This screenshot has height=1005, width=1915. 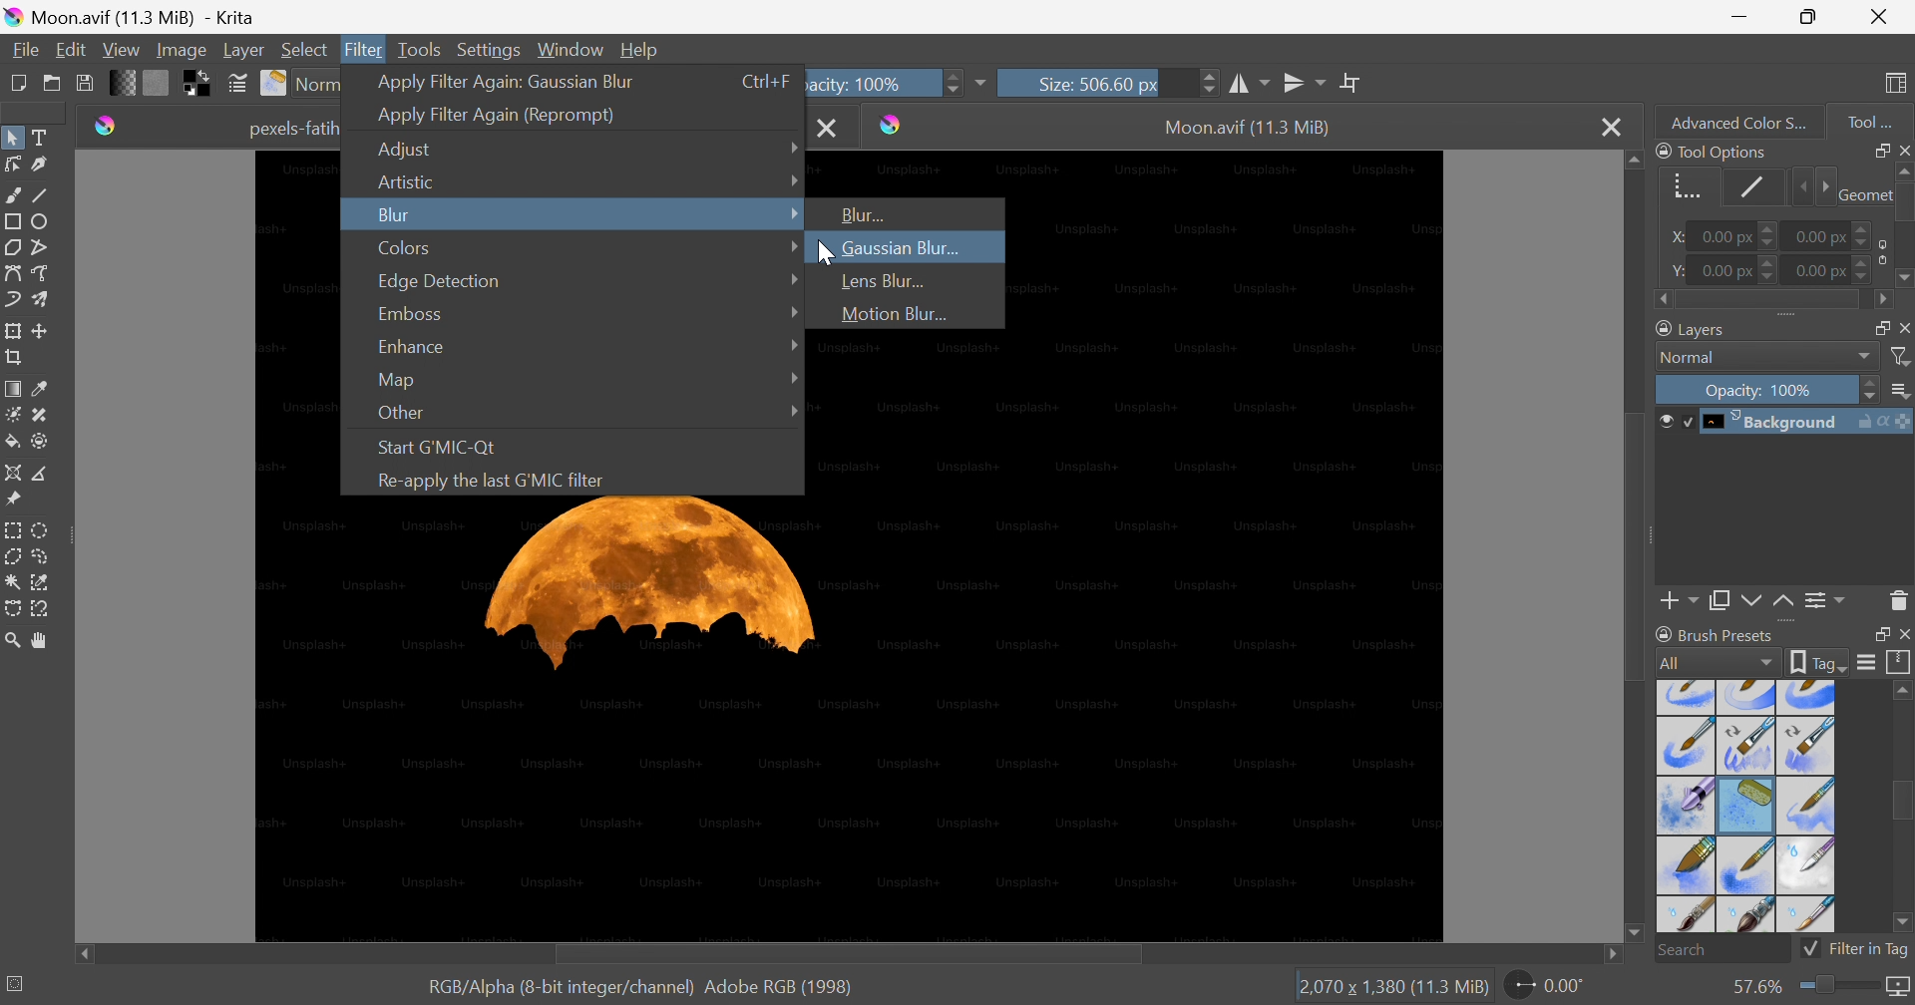 What do you see at coordinates (1746, 806) in the screenshot?
I see `Types of brush` at bounding box center [1746, 806].